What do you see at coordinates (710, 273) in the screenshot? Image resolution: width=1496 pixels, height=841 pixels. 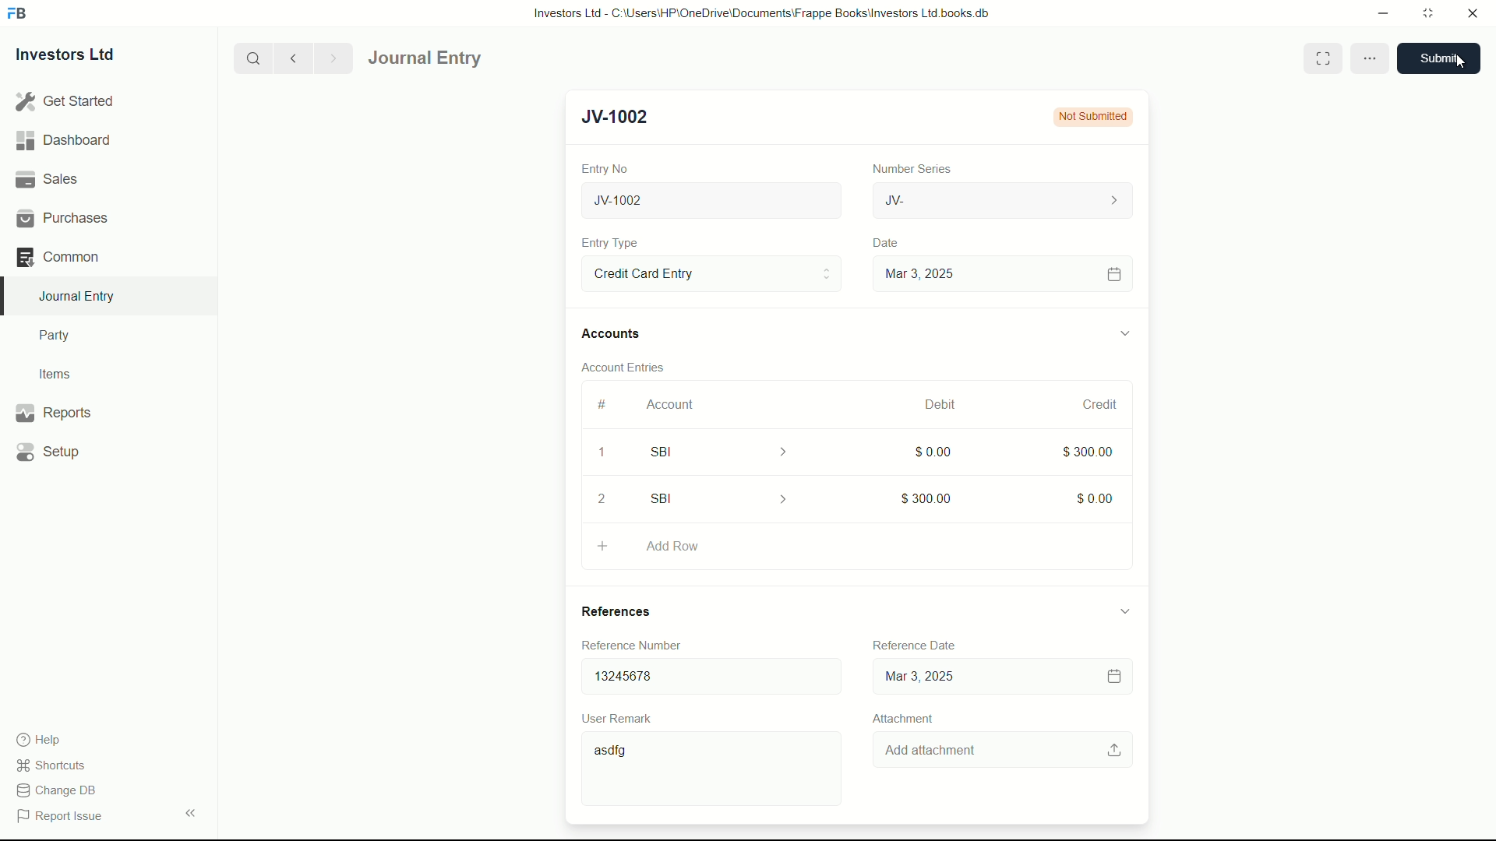 I see `Entry Type` at bounding box center [710, 273].